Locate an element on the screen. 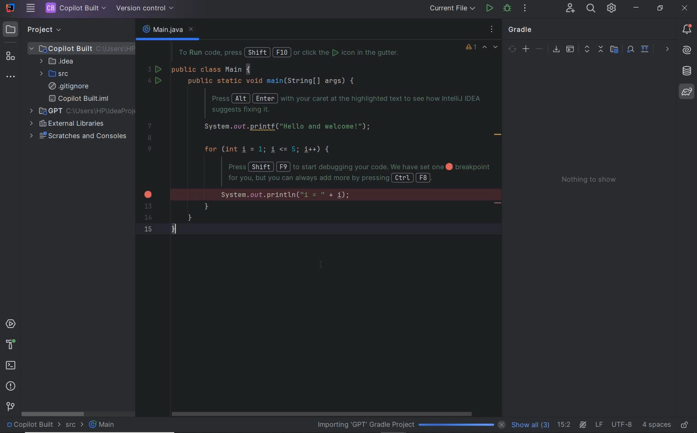  8 is located at coordinates (150, 138).